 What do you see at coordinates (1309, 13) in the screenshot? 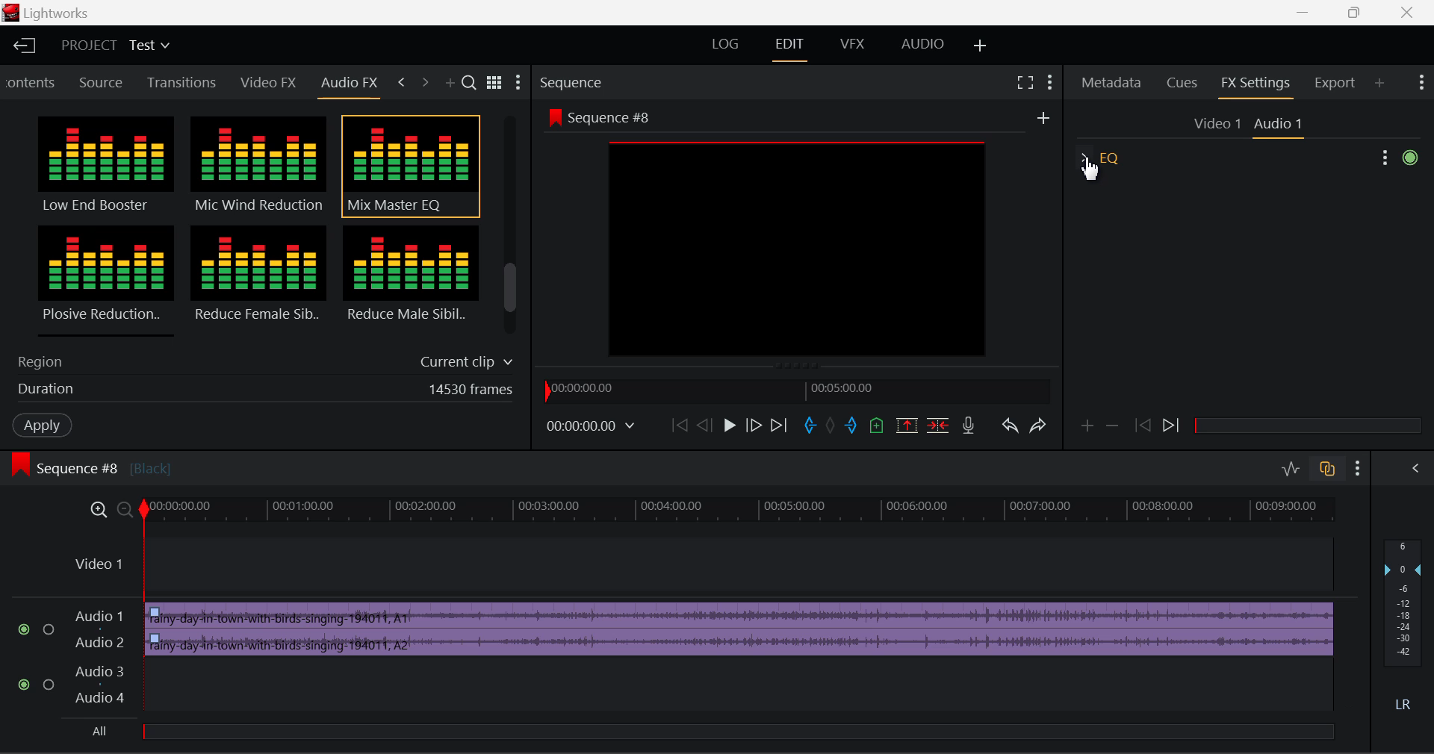
I see `Restore Down` at bounding box center [1309, 13].